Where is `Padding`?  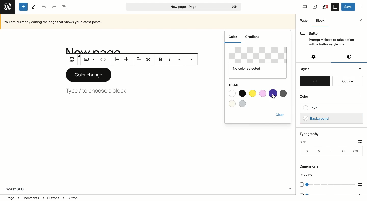
Padding is located at coordinates (307, 174).